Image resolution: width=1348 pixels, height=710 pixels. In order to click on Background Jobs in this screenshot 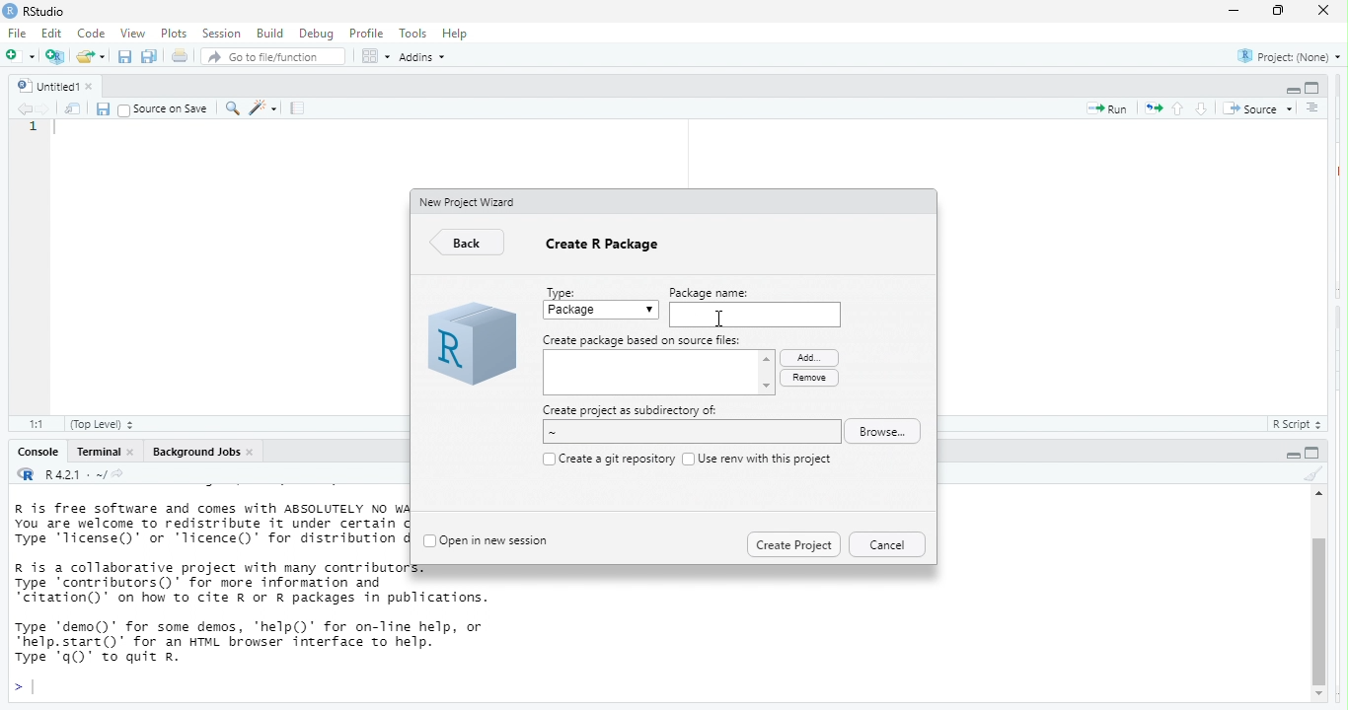, I will do `click(195, 453)`.